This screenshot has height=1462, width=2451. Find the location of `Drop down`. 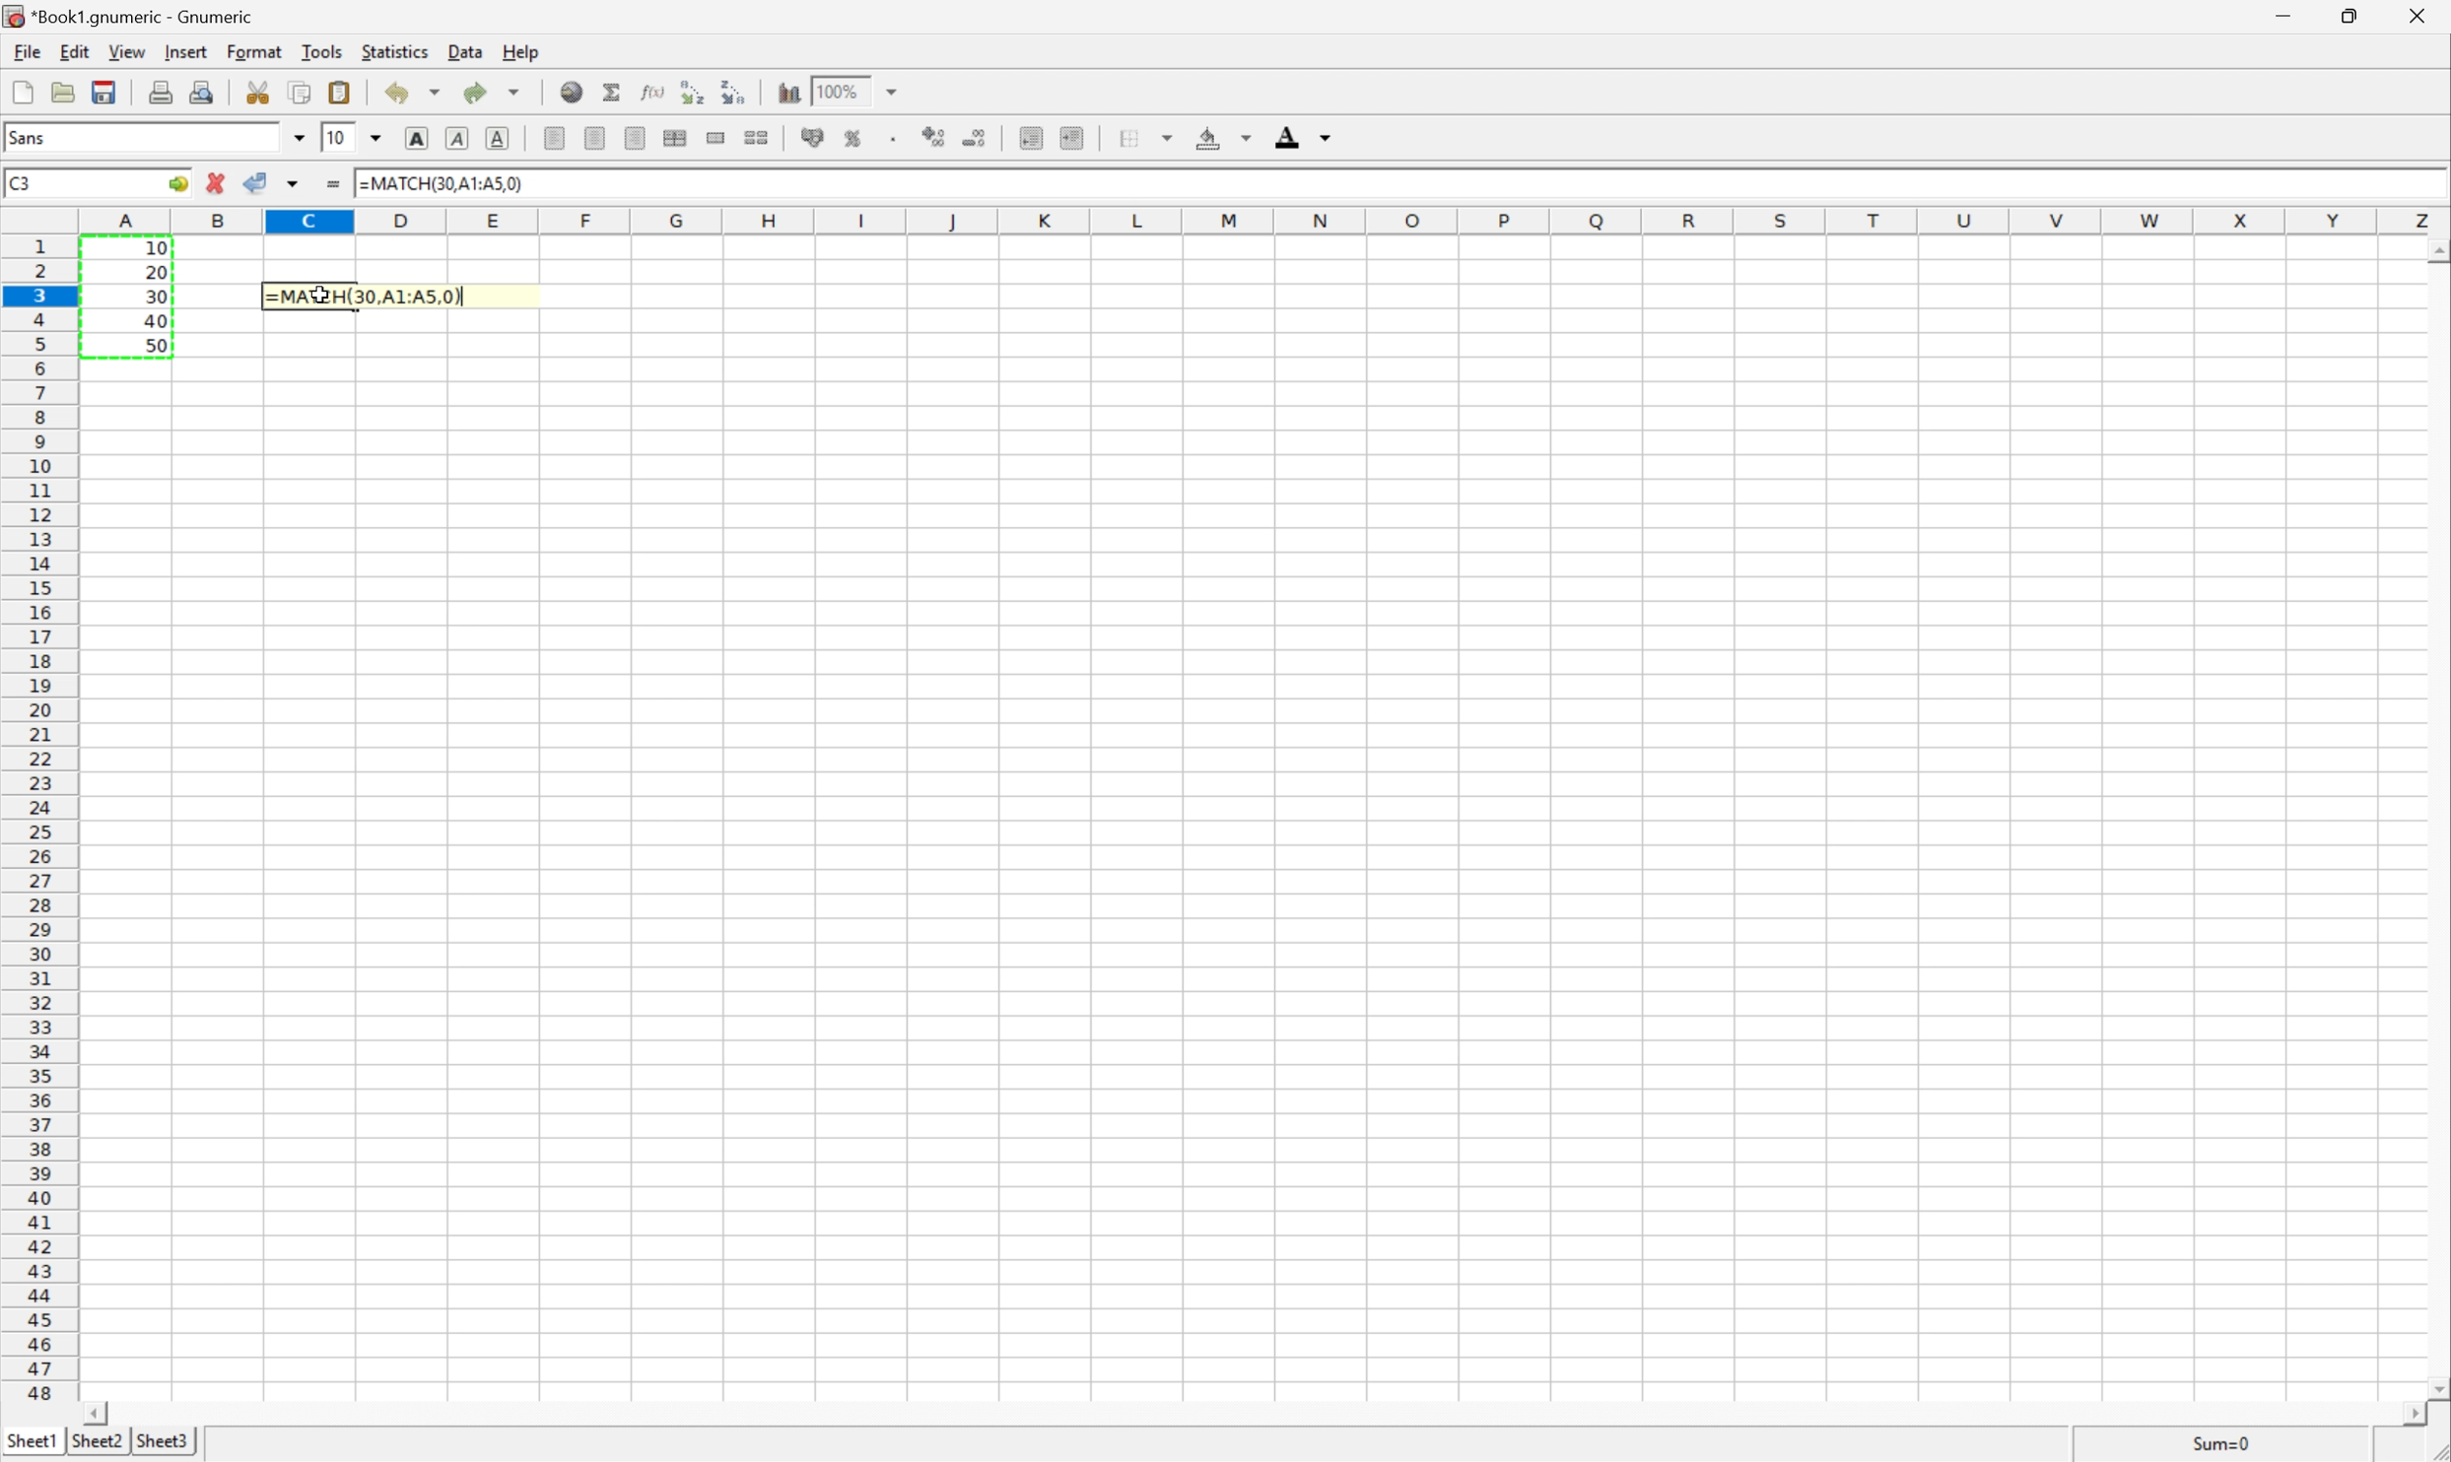

Drop down is located at coordinates (1326, 138).